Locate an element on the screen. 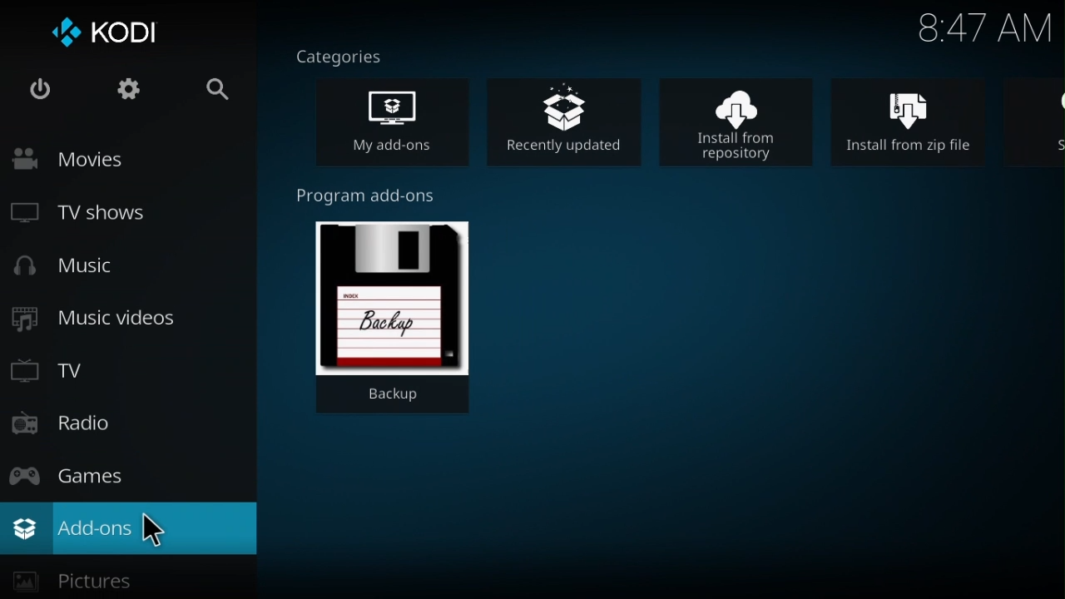 This screenshot has height=599, width=1065. Recently updated is located at coordinates (563, 118).